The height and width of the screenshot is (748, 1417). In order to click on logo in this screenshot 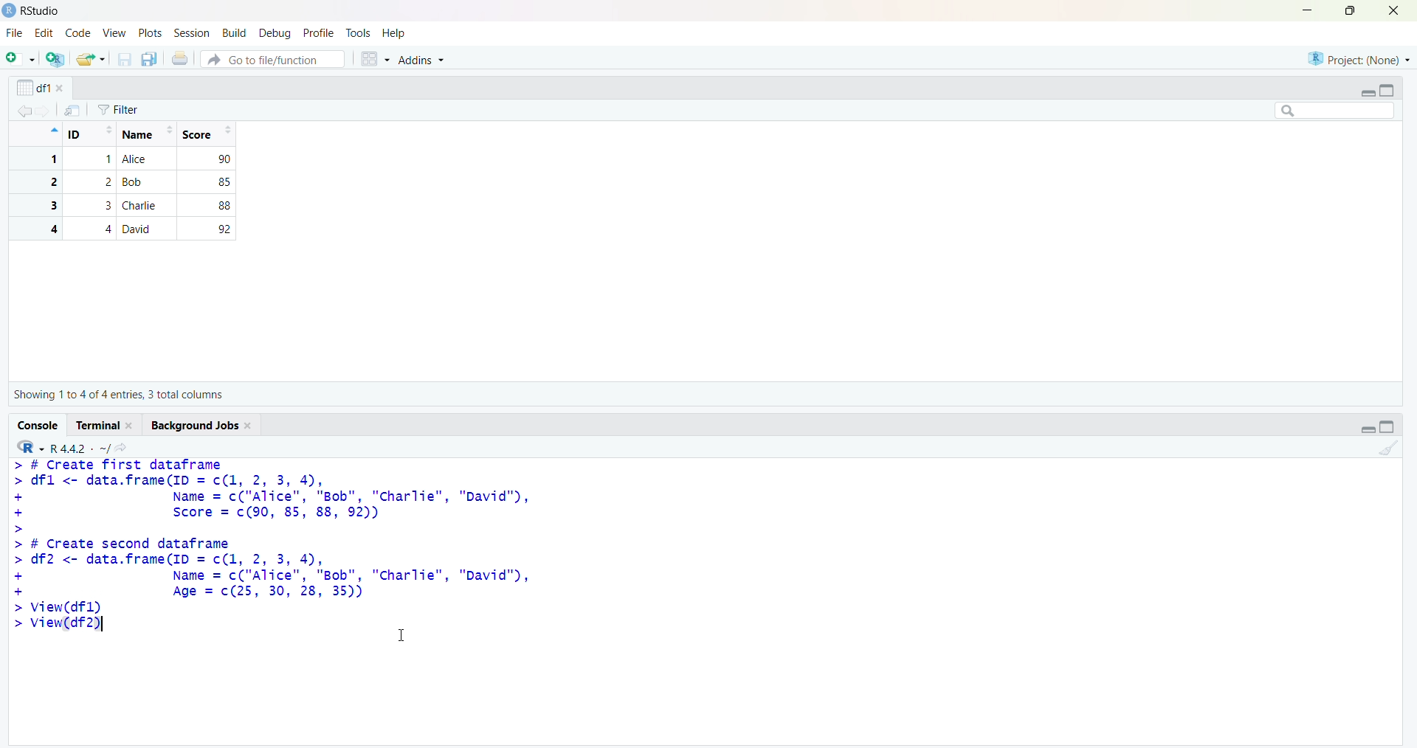, I will do `click(10, 11)`.